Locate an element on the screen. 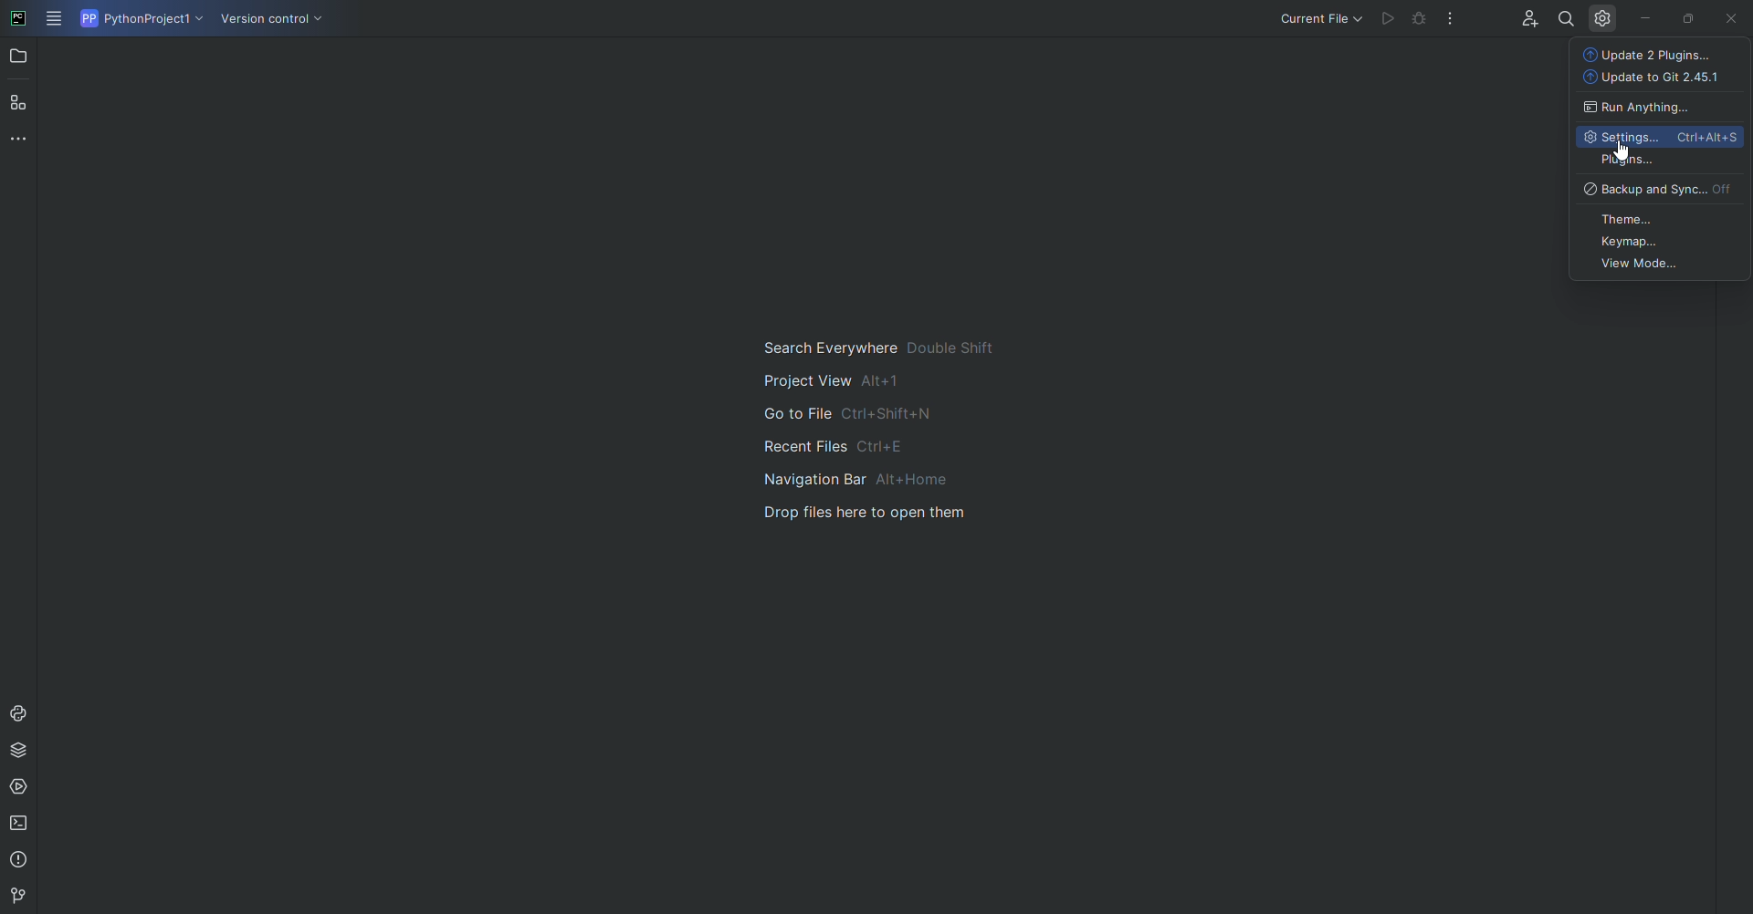  Project is located at coordinates (20, 58).